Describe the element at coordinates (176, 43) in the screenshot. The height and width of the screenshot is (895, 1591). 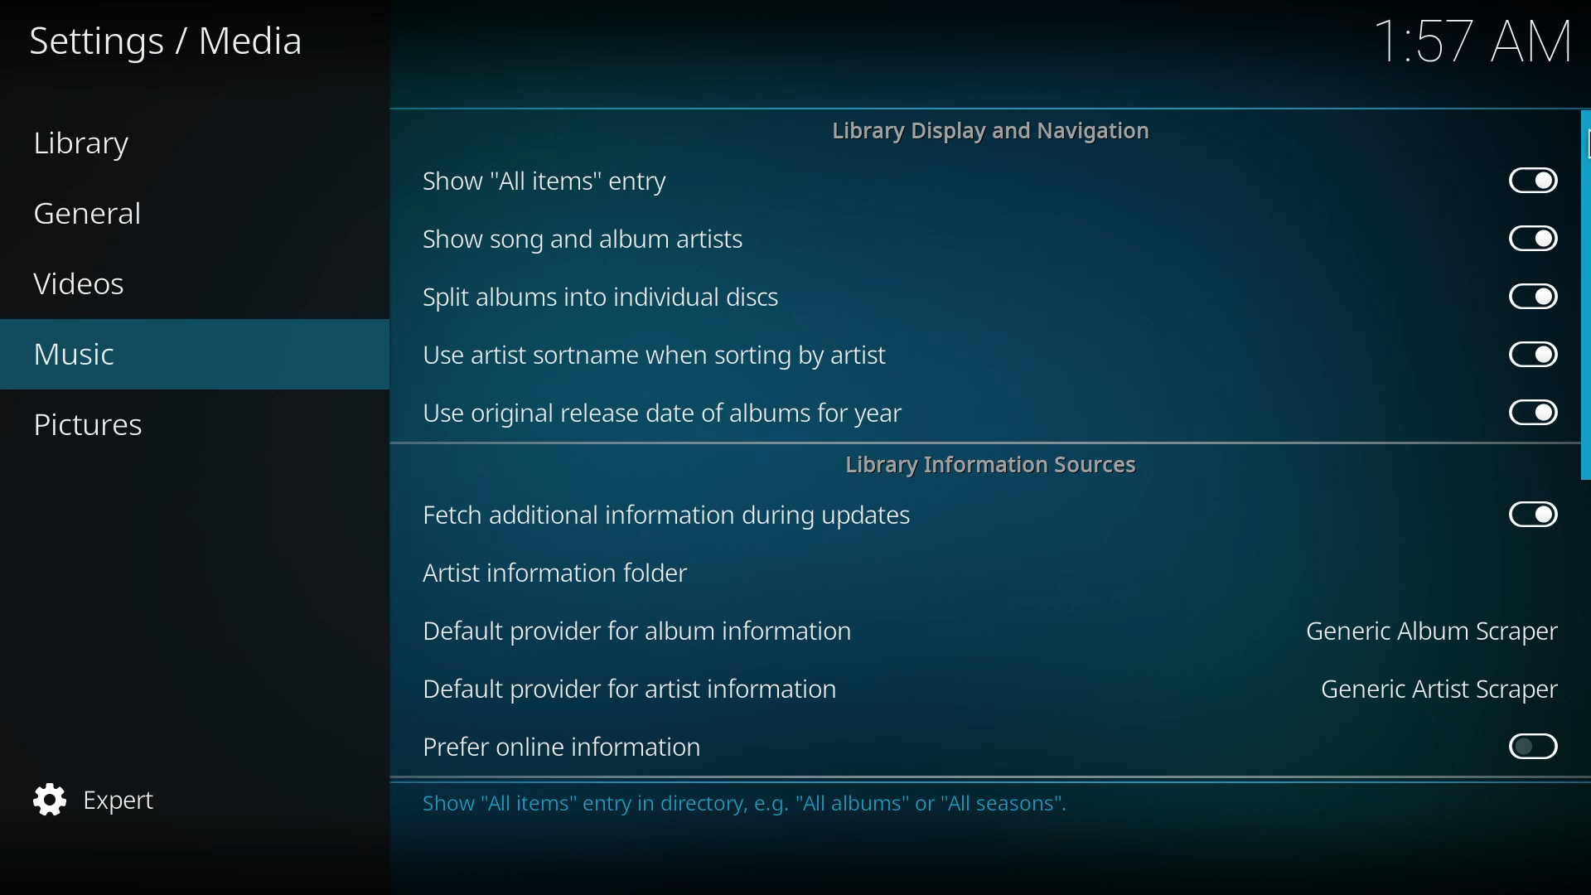
I see `settings media` at that location.